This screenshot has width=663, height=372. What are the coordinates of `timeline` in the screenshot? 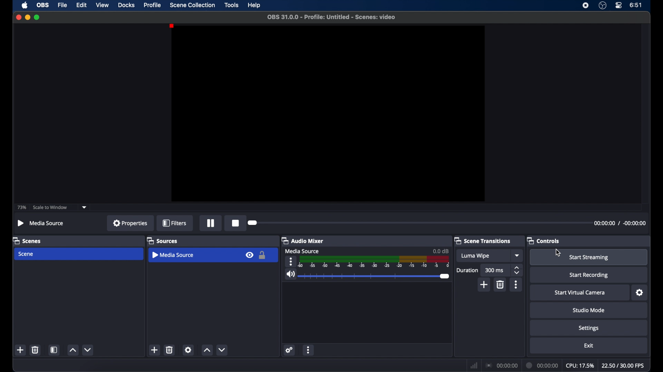 It's located at (374, 262).